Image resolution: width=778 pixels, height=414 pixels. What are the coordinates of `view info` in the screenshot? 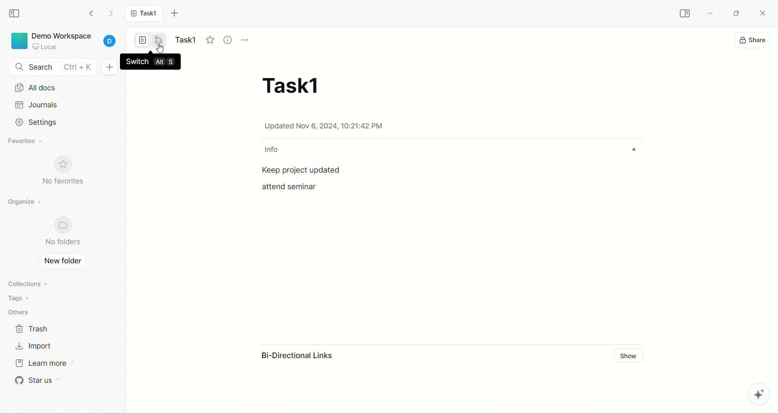 It's located at (227, 39).